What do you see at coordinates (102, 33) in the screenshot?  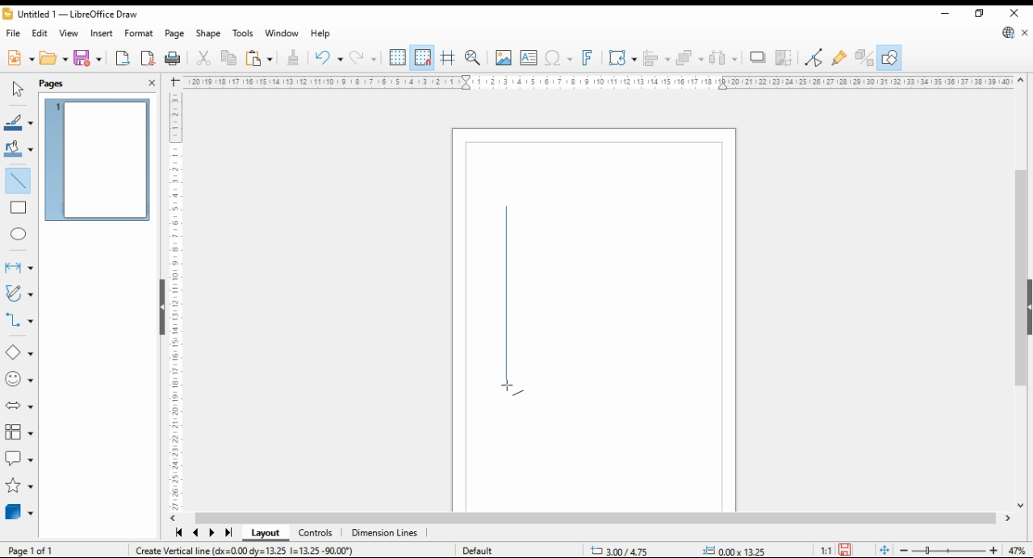 I see `insert` at bounding box center [102, 33].